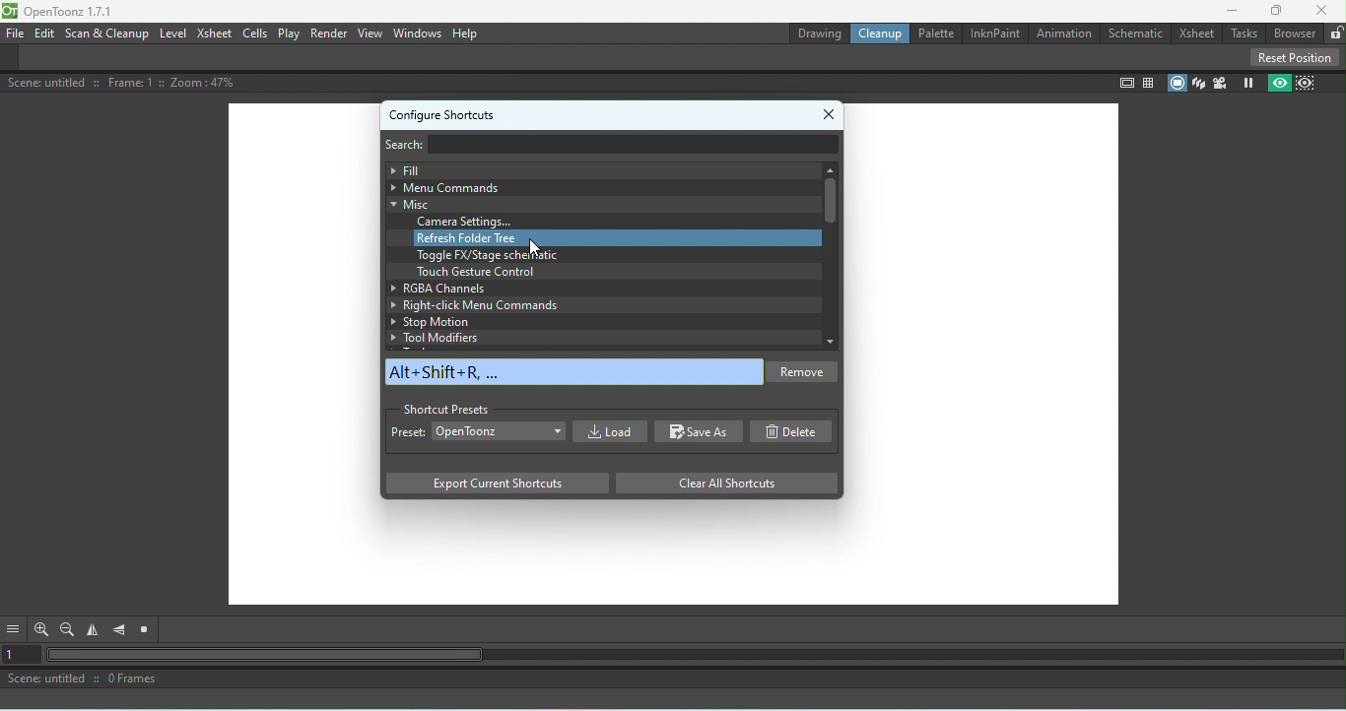  Describe the element at coordinates (700, 432) in the screenshot. I see `Save As` at that location.